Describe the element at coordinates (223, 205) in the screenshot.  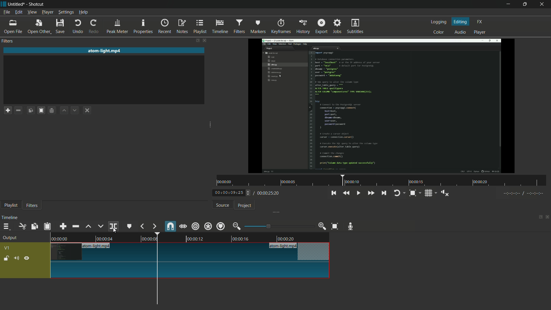
I see `source` at that location.